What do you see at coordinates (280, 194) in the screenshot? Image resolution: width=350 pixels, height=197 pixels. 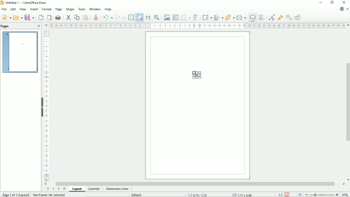 I see `Scaling factor` at bounding box center [280, 194].